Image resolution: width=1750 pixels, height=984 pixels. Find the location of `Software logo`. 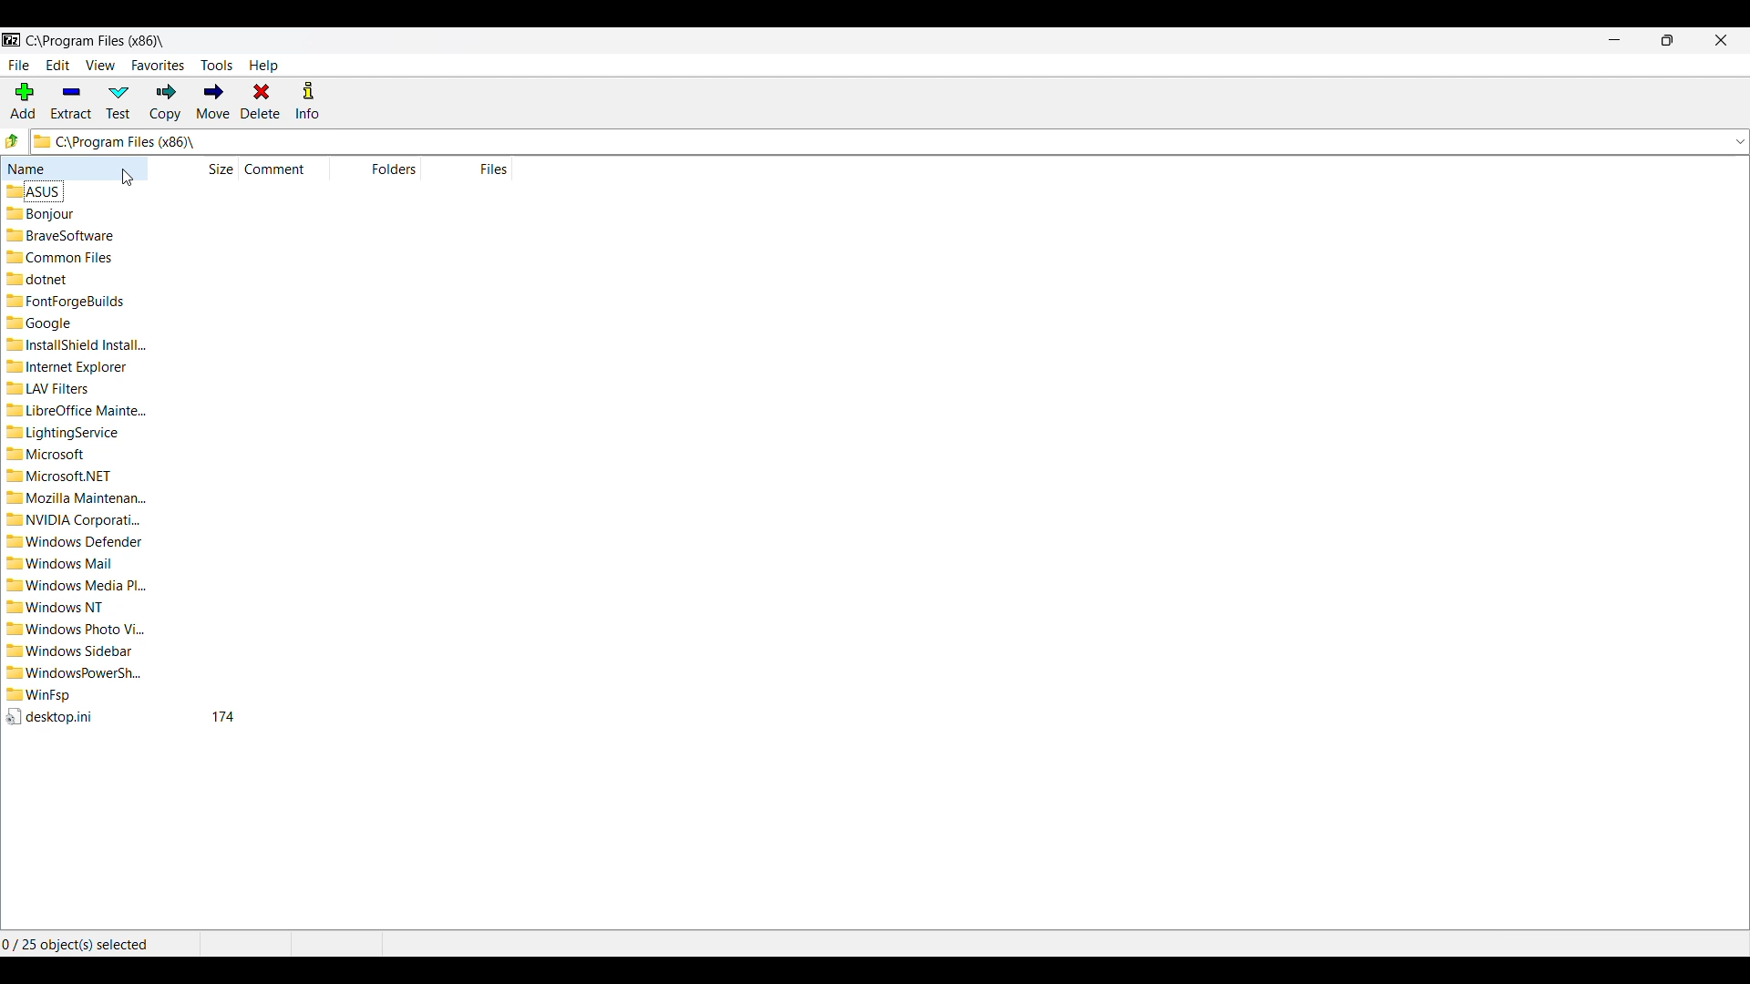

Software logo is located at coordinates (12, 40).